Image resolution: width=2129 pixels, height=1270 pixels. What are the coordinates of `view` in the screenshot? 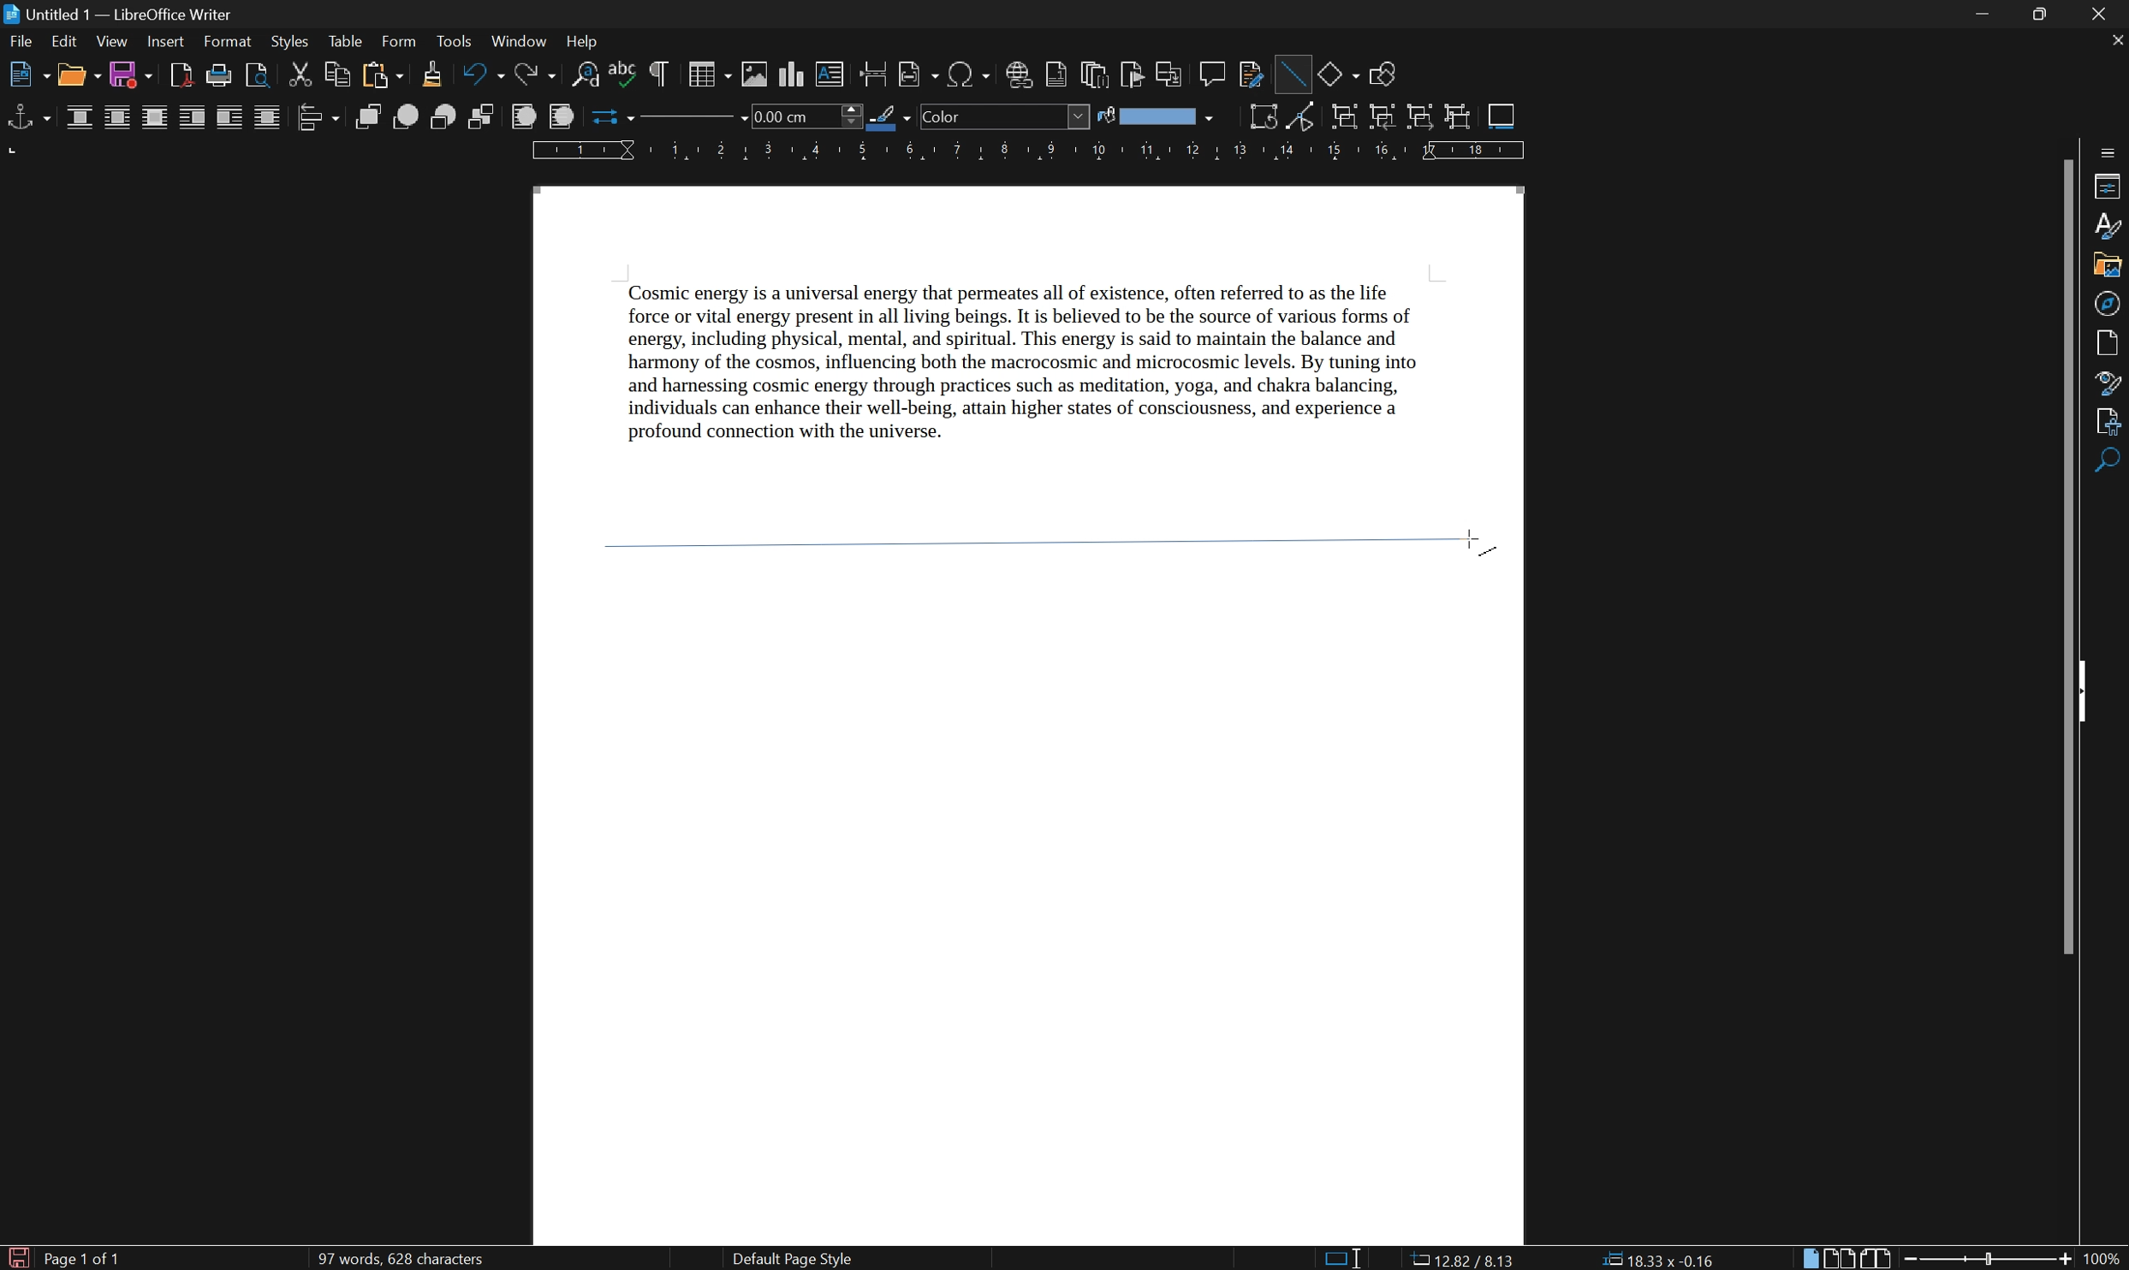 It's located at (111, 42).